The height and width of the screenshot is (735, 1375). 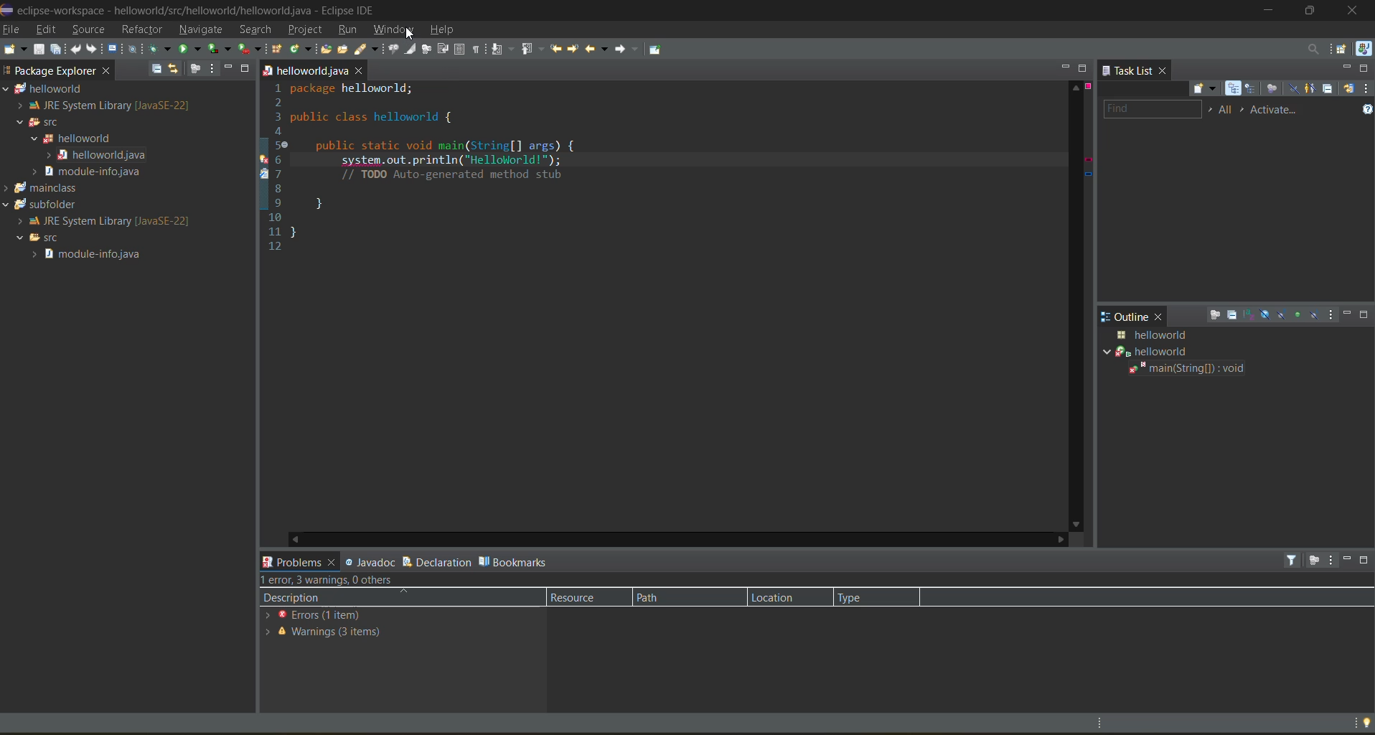 I want to click on JRE System Library [Java SE-22], so click(x=108, y=106).